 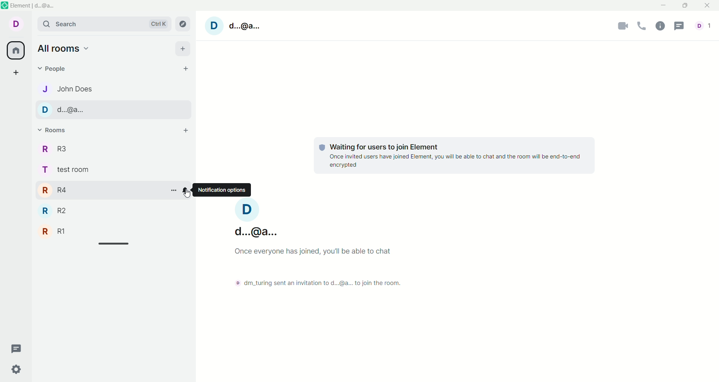 What do you see at coordinates (384, 147) in the screenshot?
I see `Waiting for users to join Element` at bounding box center [384, 147].